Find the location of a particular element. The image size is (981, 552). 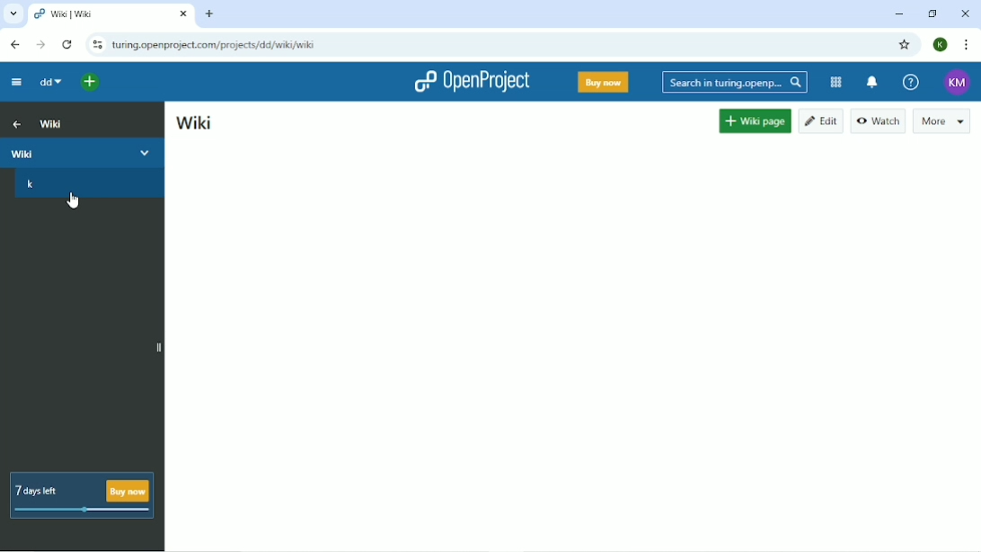

Edit is located at coordinates (820, 121).